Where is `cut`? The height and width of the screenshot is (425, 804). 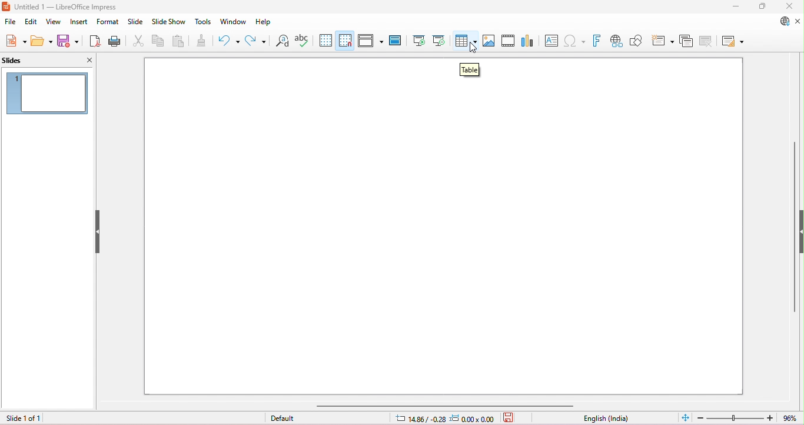 cut is located at coordinates (139, 42).